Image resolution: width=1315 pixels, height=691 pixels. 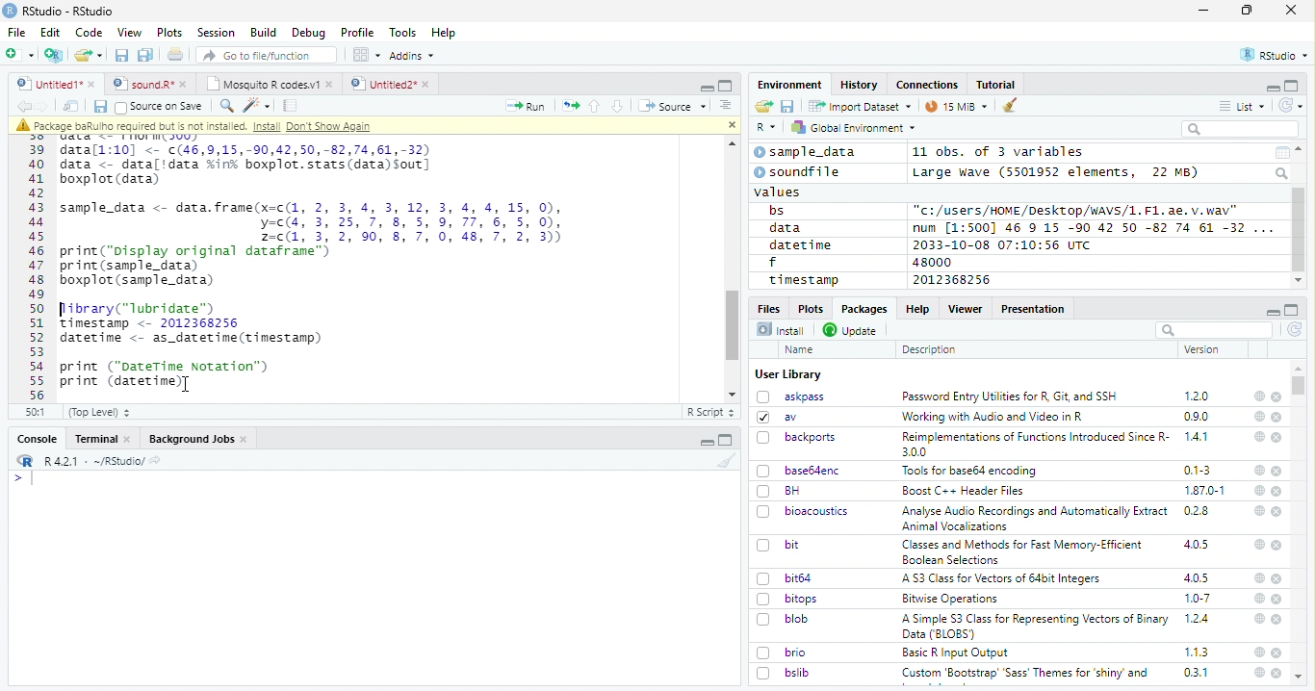 What do you see at coordinates (1276, 397) in the screenshot?
I see `close` at bounding box center [1276, 397].